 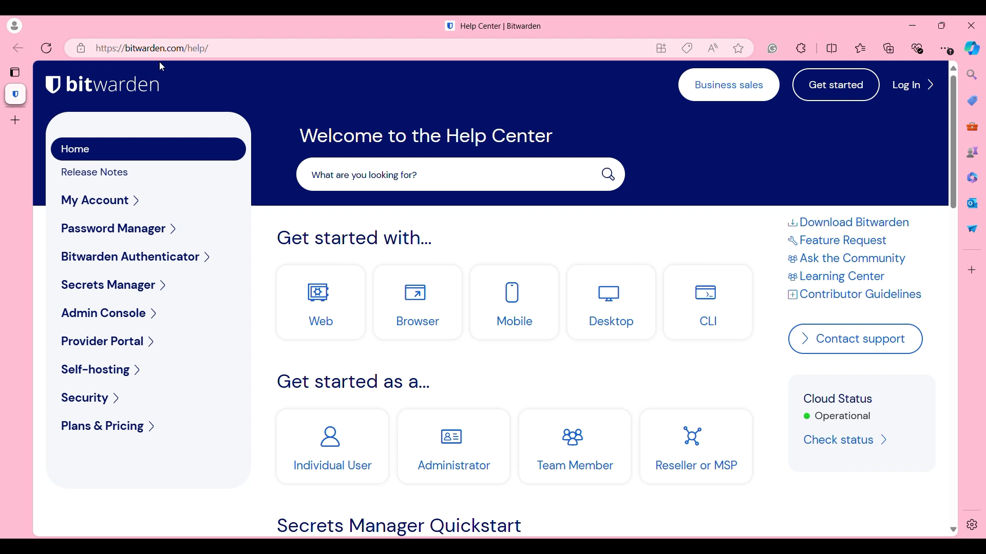 I want to click on Indicates app available, so click(x=662, y=48).